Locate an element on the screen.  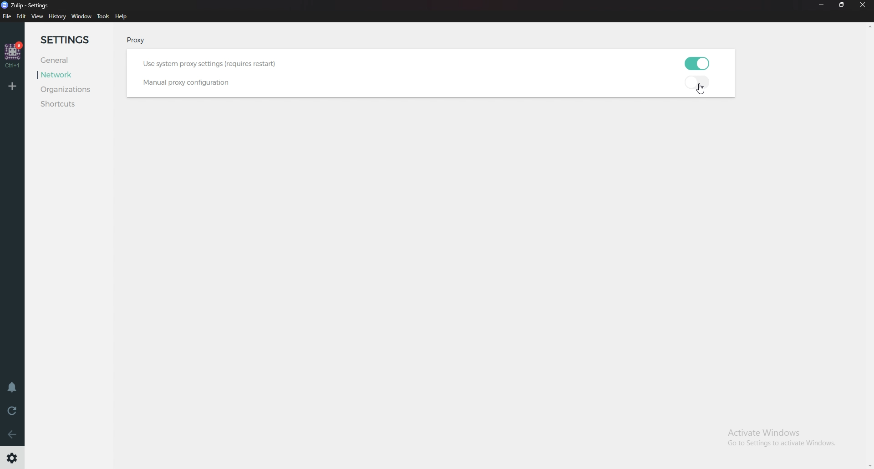
Settings is located at coordinates (13, 458).